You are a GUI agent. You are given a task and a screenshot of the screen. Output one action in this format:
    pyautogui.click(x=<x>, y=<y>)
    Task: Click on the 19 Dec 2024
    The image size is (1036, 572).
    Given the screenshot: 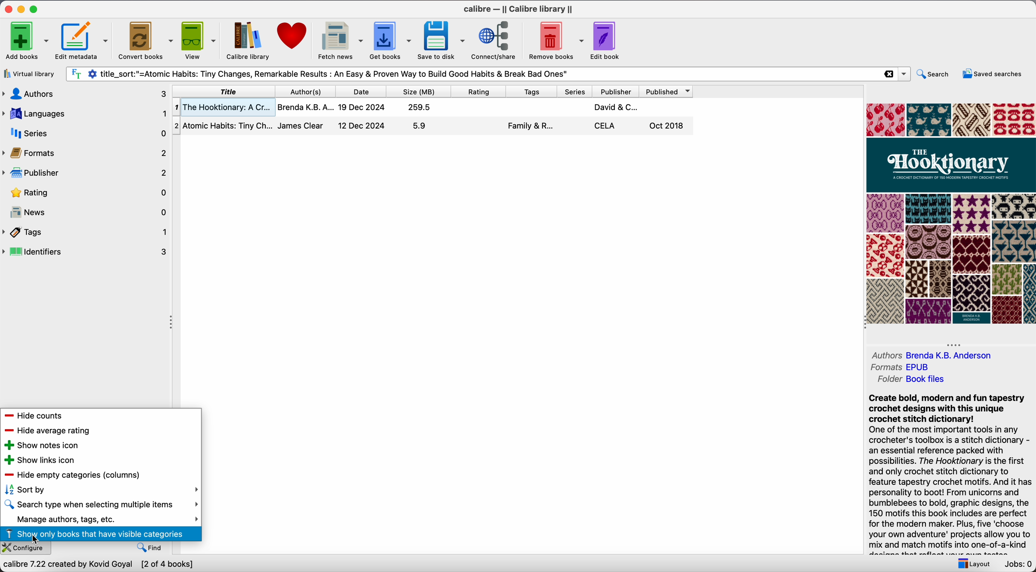 What is the action you would take?
    pyautogui.click(x=360, y=107)
    